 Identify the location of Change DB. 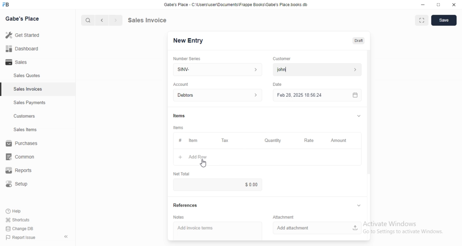
(21, 229).